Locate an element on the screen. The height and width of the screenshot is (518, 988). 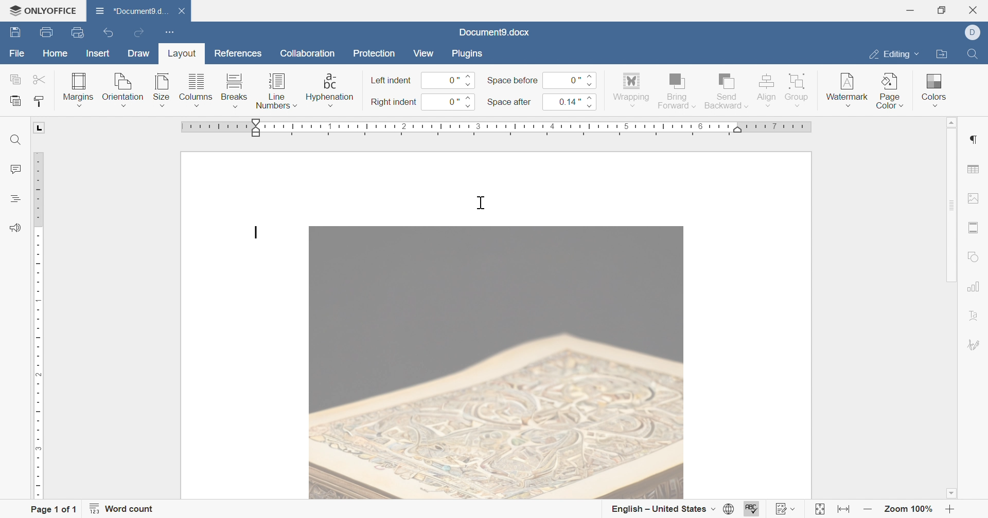
layout is located at coordinates (180, 55).